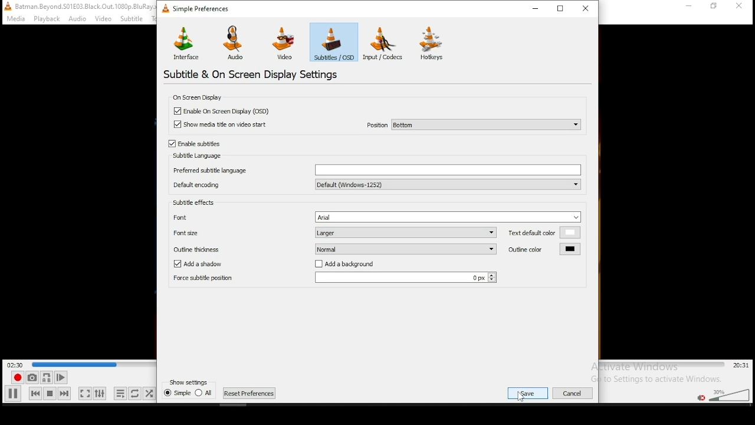 This screenshot has width=755, height=425. Describe the element at coordinates (376, 170) in the screenshot. I see `preferred subtitle language` at that location.